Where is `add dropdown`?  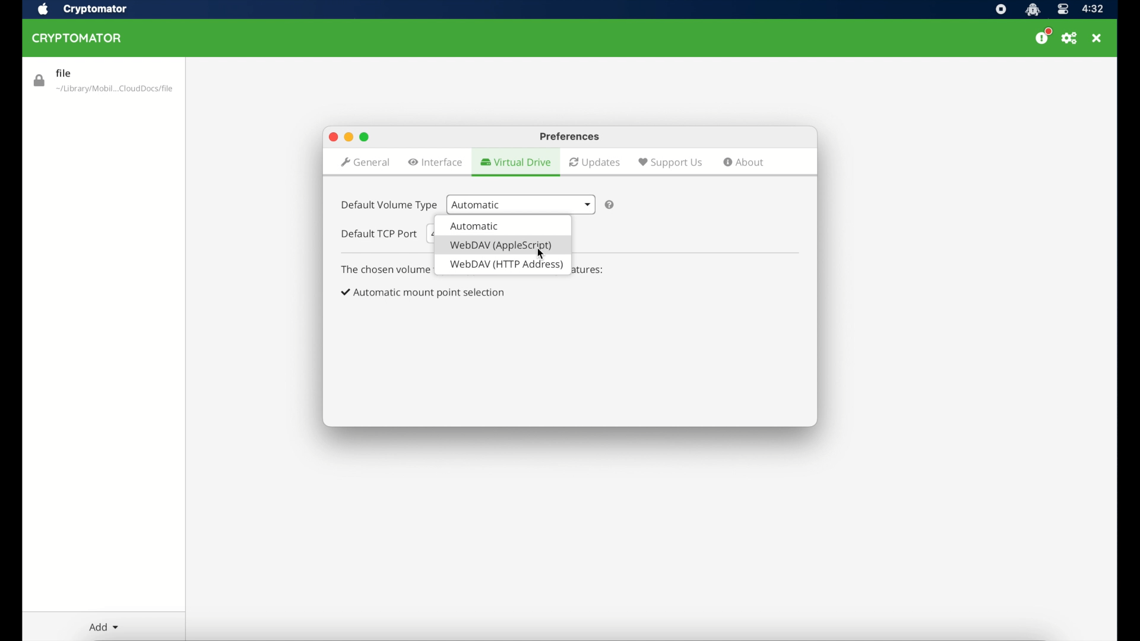
add dropdown is located at coordinates (103, 627).